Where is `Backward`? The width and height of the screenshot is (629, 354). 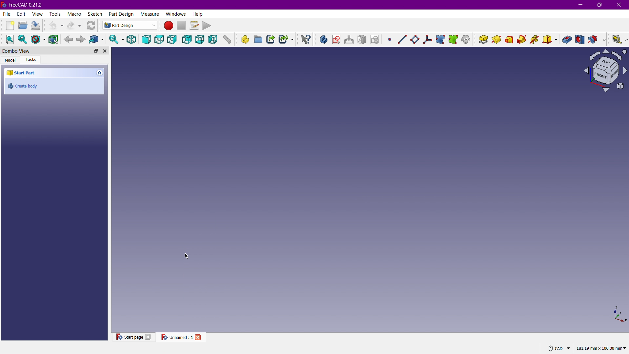
Backward is located at coordinates (68, 40).